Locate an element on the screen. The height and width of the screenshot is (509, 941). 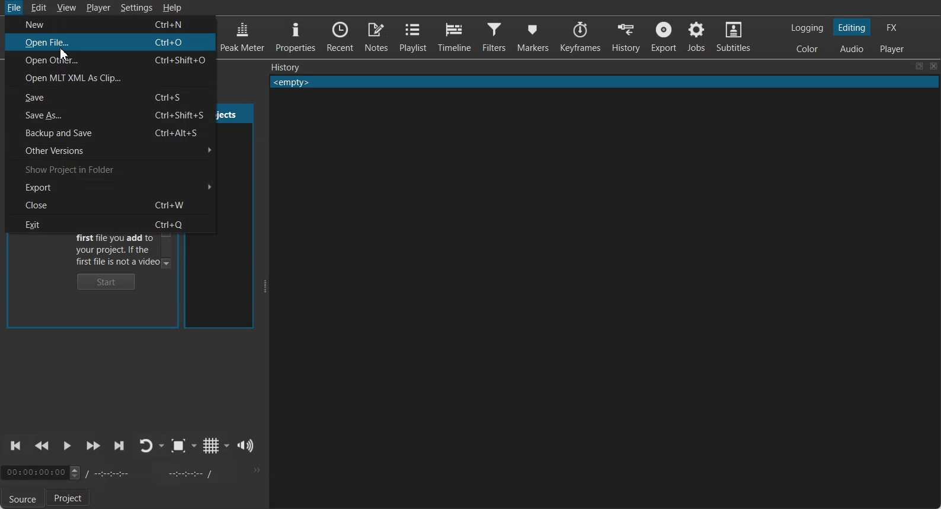
Switching to color Layout is located at coordinates (807, 49).